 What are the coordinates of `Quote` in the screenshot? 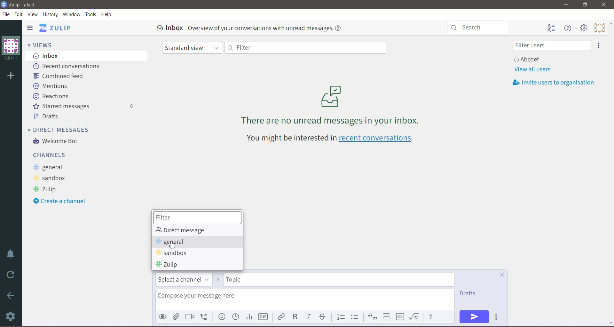 It's located at (372, 317).